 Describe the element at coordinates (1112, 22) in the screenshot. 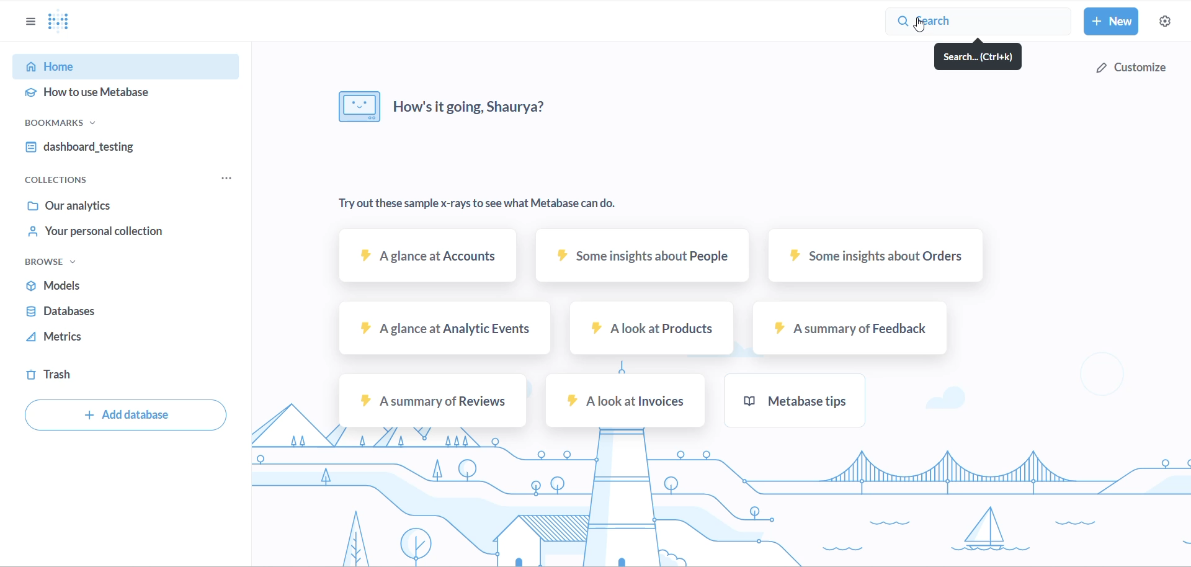

I see `new` at that location.